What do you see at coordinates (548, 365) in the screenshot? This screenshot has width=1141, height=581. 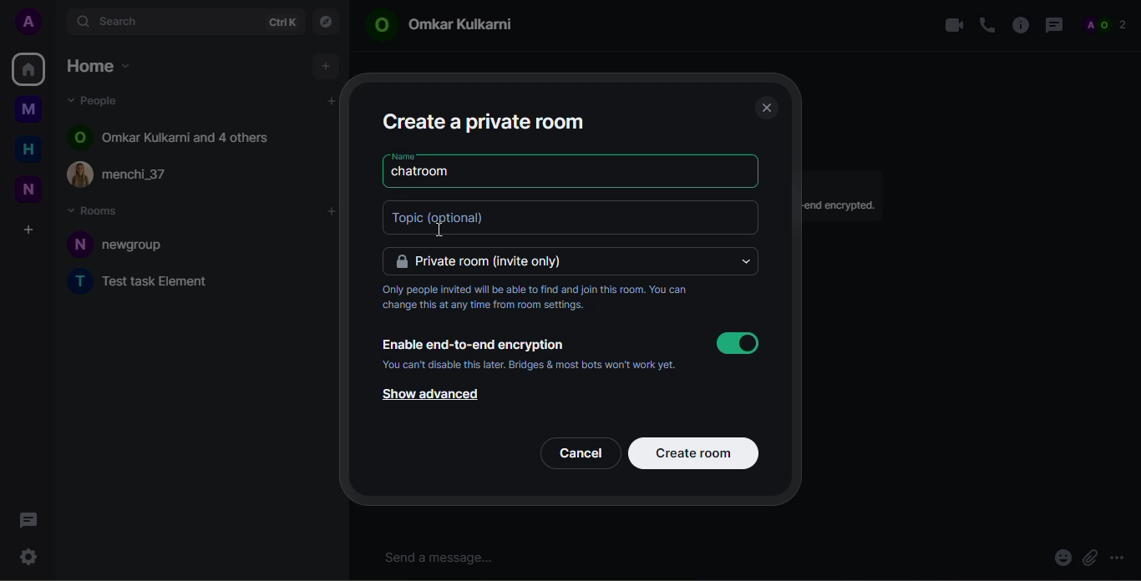 I see `‘You can't disable this later. Bridges & most bots won't work yet.` at bounding box center [548, 365].